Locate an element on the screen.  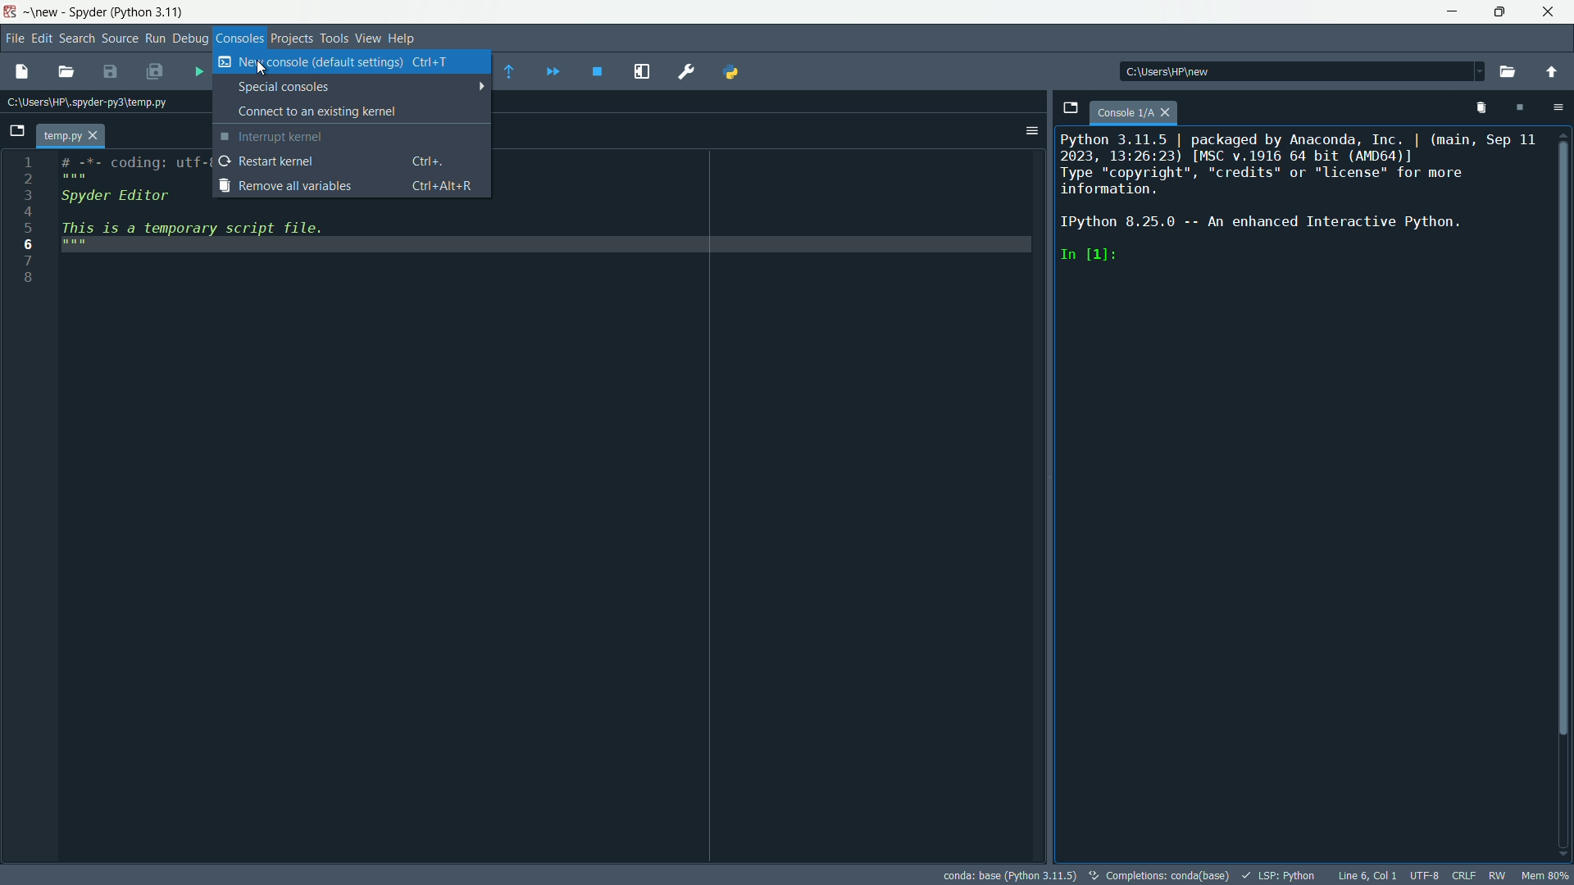
source menu is located at coordinates (119, 38).